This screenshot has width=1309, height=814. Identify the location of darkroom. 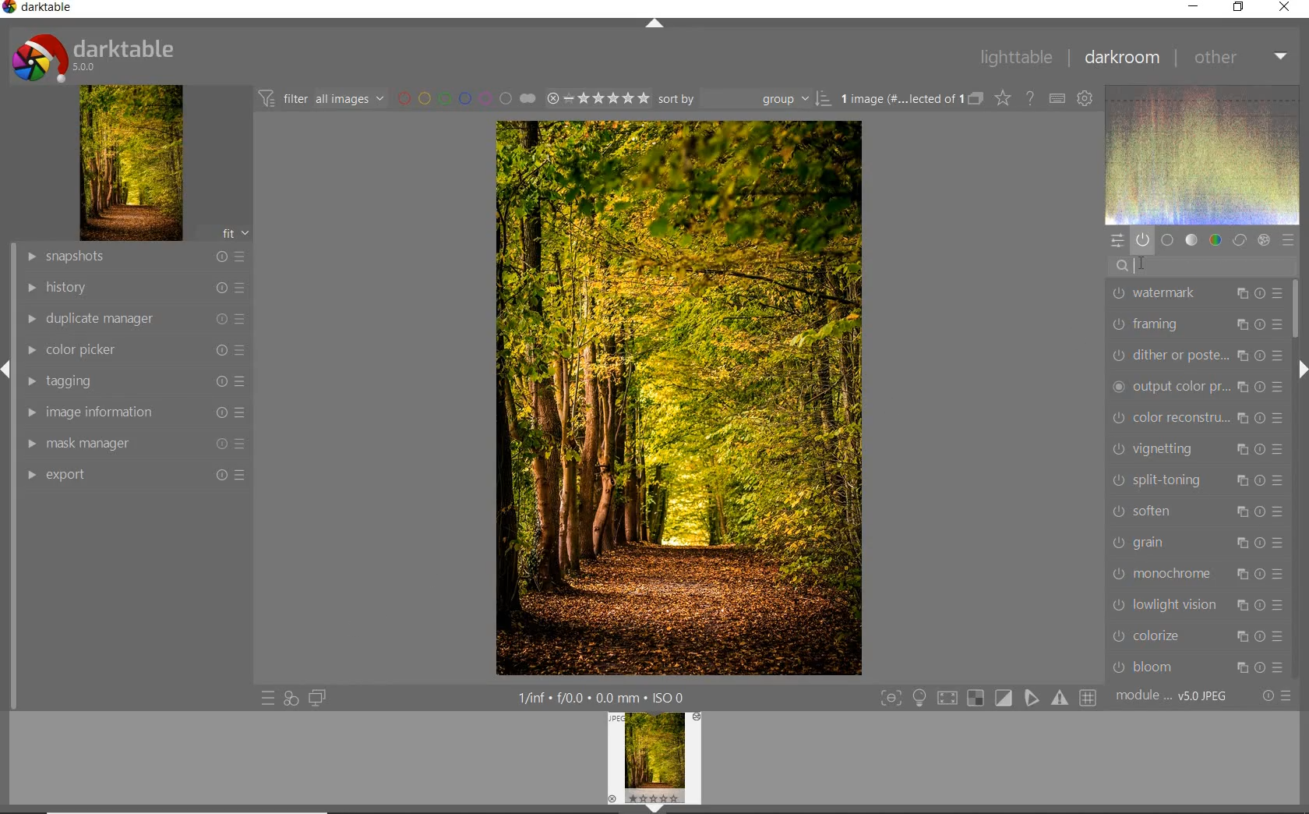
(1123, 57).